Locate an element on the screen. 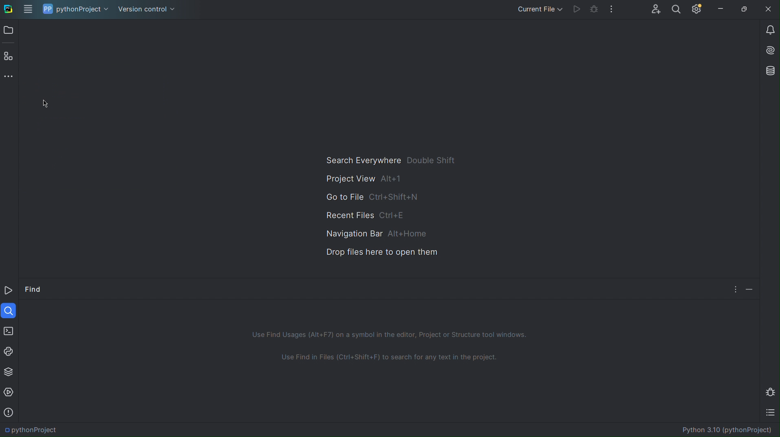 Image resolution: width=780 pixels, height=437 pixels. Notification is located at coordinates (768, 30).